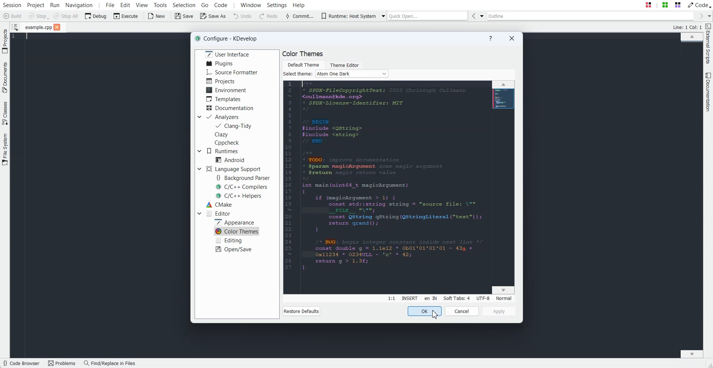 This screenshot has height=368, width=713. I want to click on Cursor, so click(434, 314).